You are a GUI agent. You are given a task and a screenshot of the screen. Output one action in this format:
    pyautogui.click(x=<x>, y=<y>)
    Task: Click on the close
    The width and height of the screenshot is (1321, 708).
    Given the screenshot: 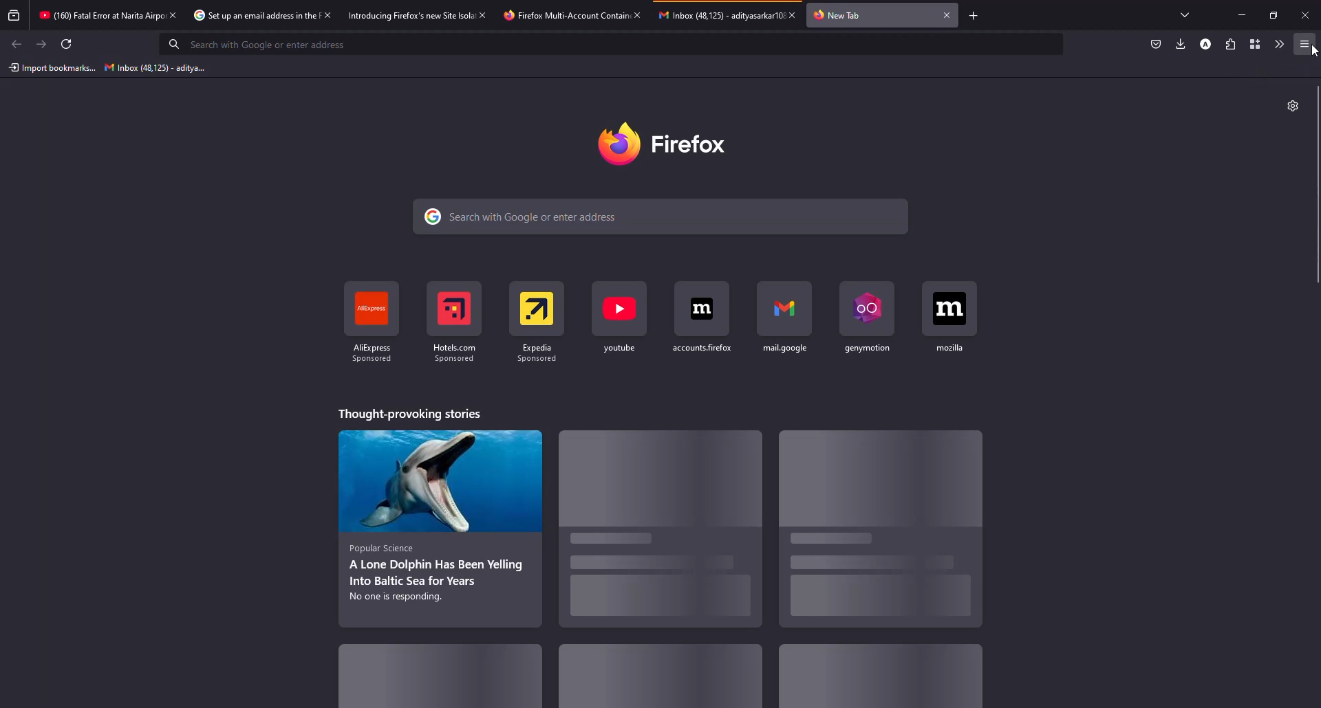 What is the action you would take?
    pyautogui.click(x=797, y=14)
    